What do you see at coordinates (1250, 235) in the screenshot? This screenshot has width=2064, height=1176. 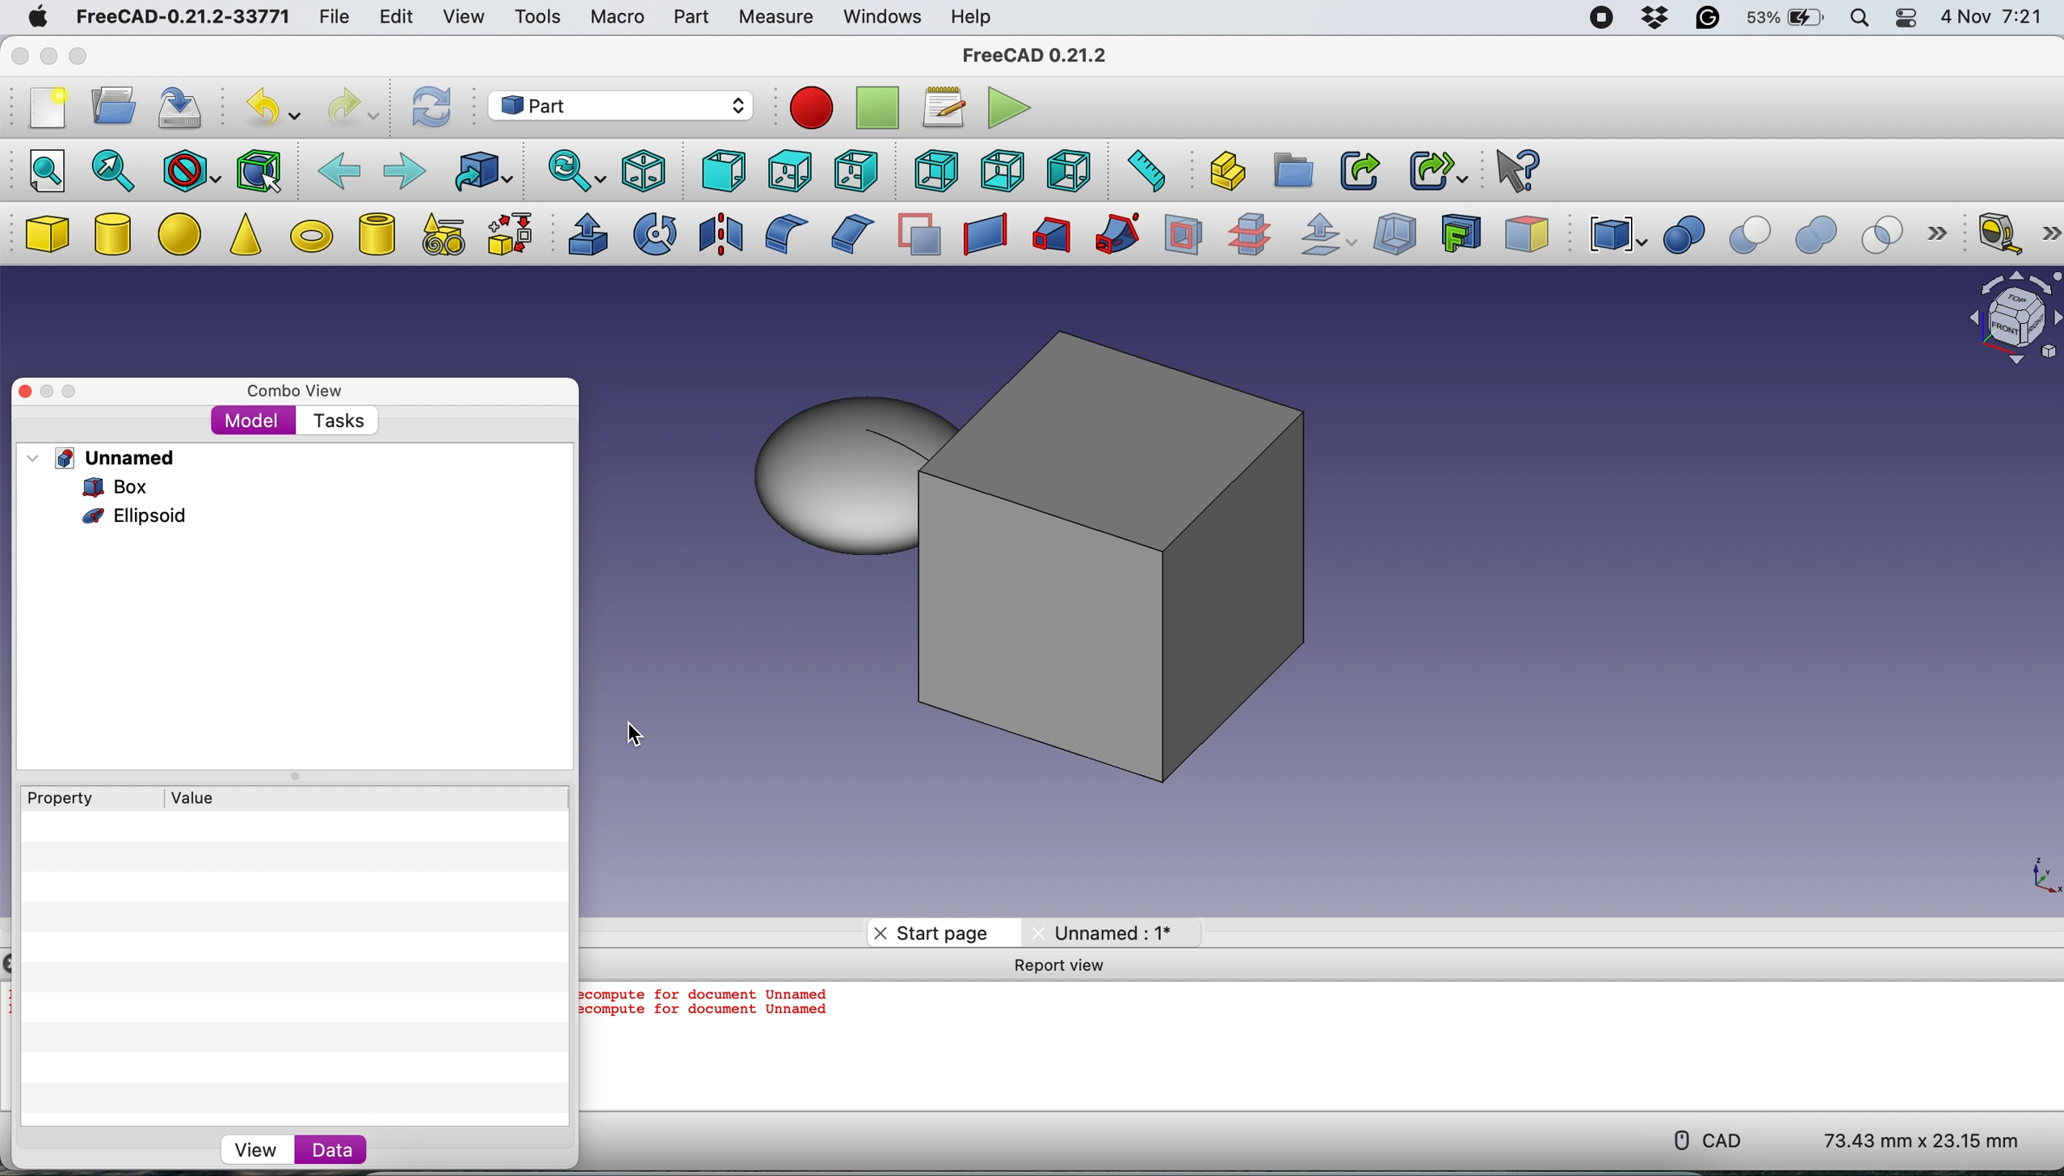 I see `cross section` at bounding box center [1250, 235].